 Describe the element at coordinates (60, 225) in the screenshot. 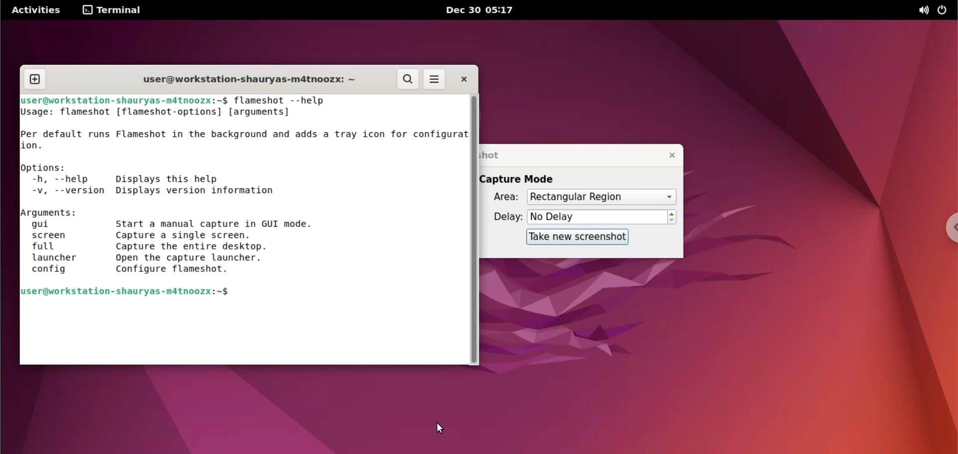

I see `gui` at that location.